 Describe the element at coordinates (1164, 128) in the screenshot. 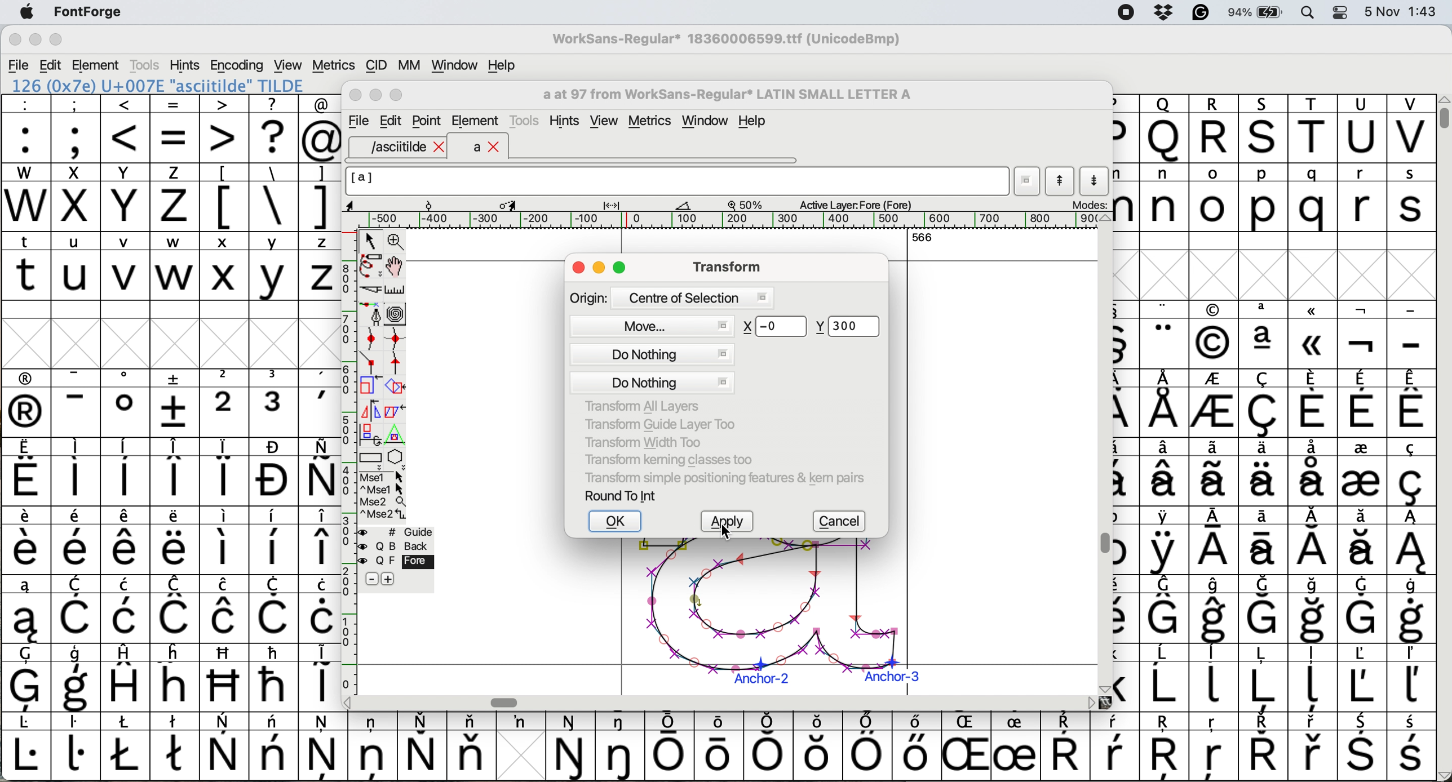

I see `` at that location.